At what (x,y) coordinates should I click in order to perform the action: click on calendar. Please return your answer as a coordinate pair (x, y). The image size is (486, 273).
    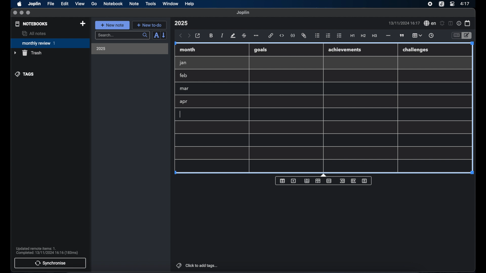
    Looking at the image, I should click on (468, 23).